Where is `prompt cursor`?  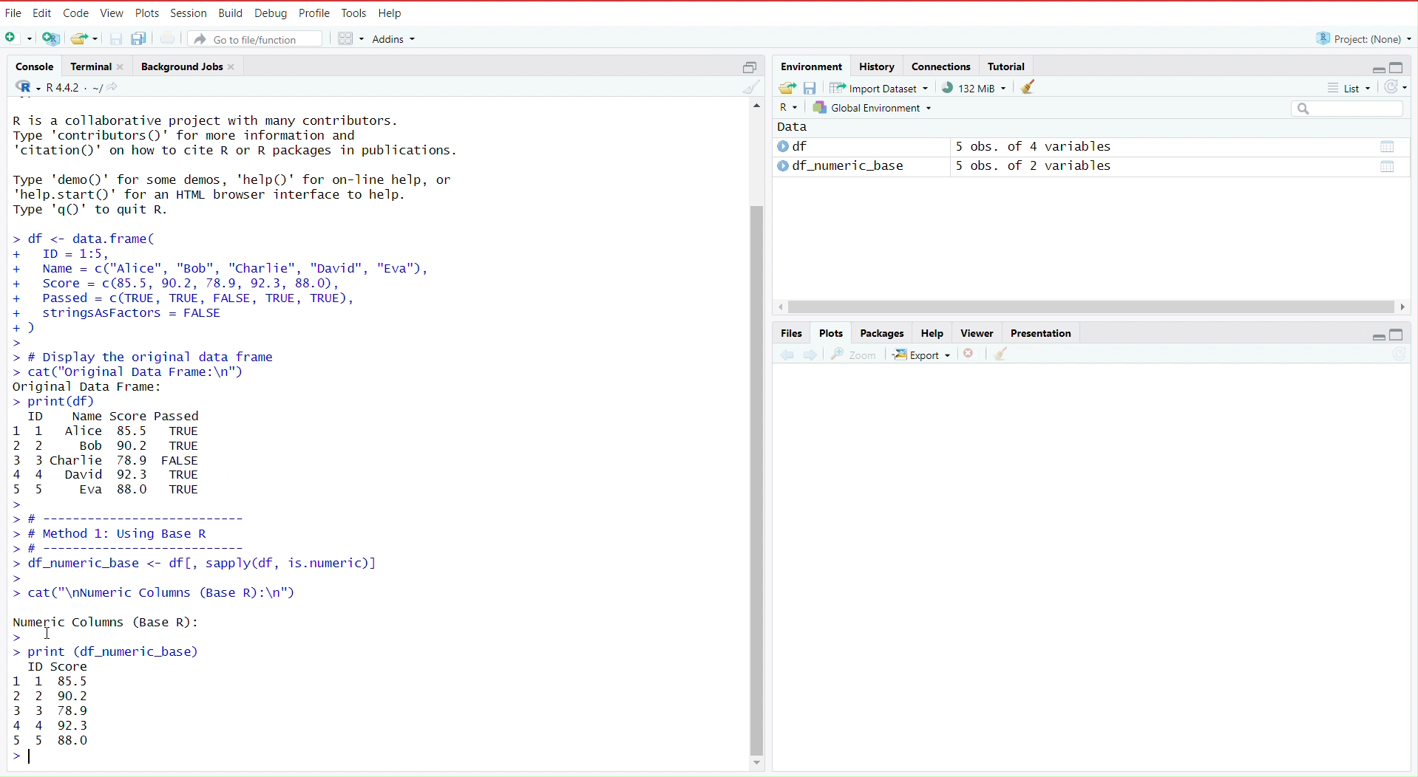
prompt cursor is located at coordinates (15, 640).